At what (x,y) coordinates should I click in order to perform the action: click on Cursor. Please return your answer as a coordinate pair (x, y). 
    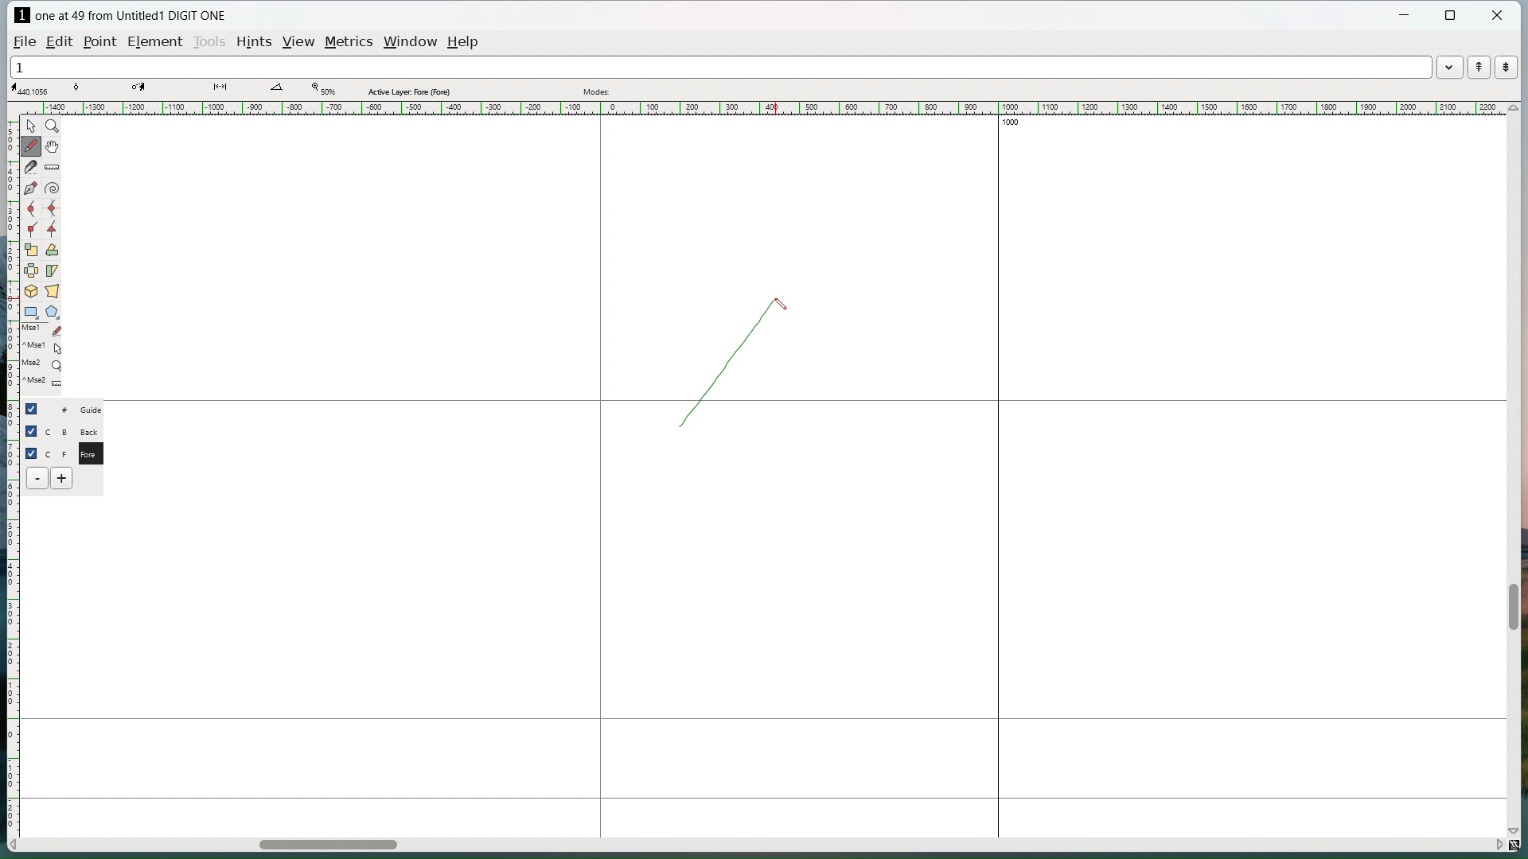
    Looking at the image, I should click on (783, 302).